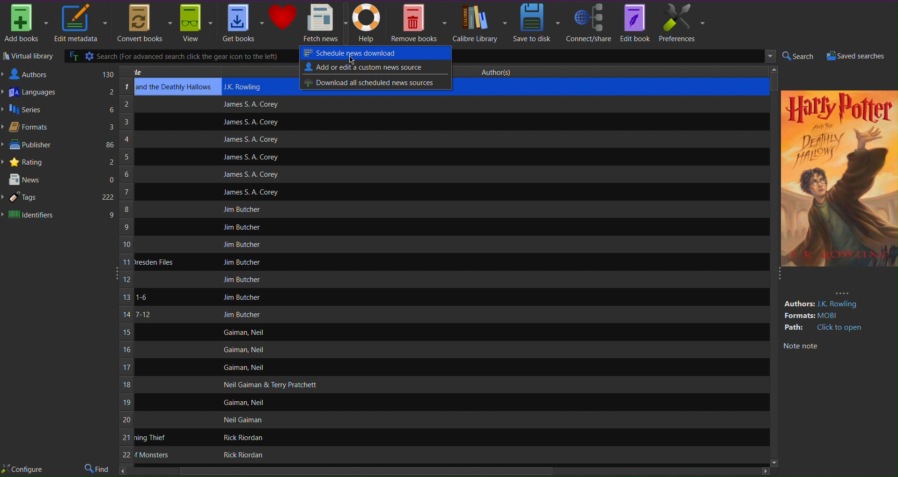 The width and height of the screenshot is (898, 477). What do you see at coordinates (59, 180) in the screenshot?
I see `News` at bounding box center [59, 180].